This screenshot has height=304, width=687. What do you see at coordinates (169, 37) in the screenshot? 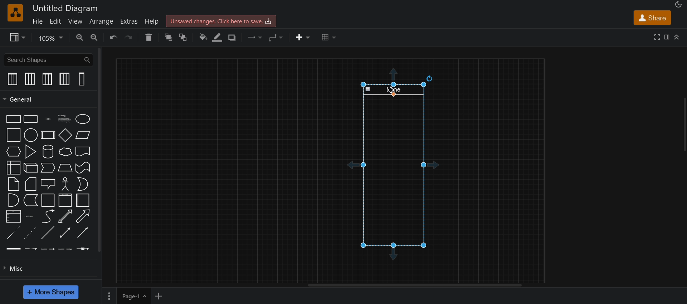
I see `to front` at bounding box center [169, 37].